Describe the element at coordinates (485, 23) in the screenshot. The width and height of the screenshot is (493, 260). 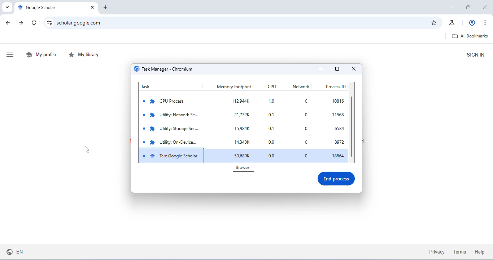
I see `customize or control chromium` at that location.